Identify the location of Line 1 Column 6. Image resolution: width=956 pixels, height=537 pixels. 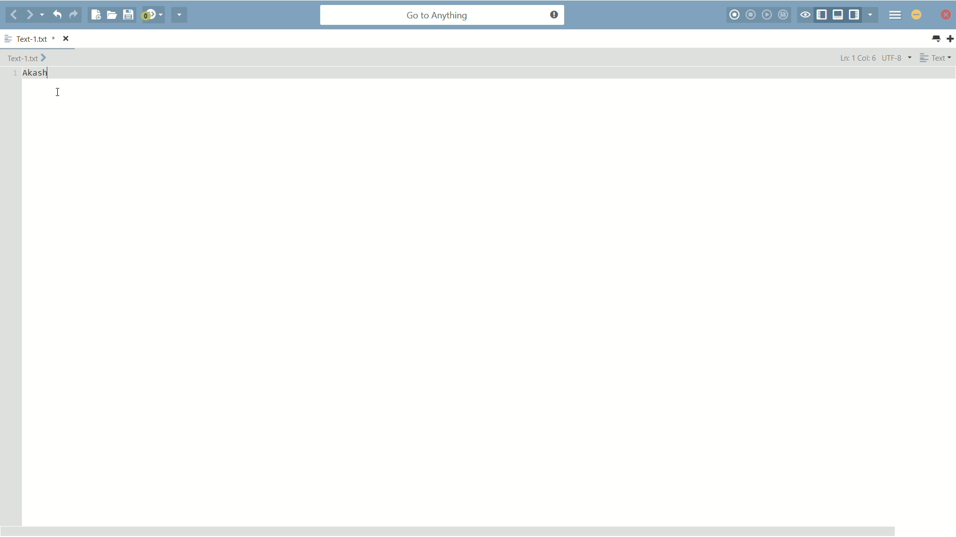
(856, 57).